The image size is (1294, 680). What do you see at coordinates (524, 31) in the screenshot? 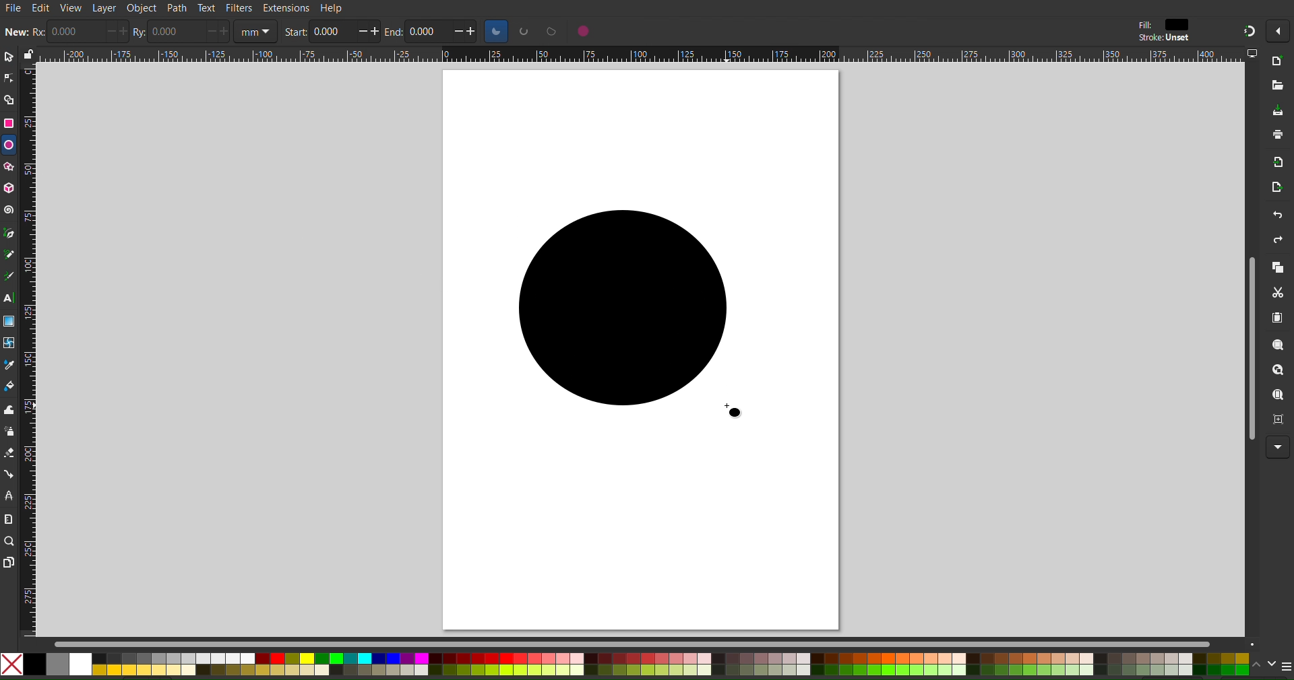
I see `circle options` at bounding box center [524, 31].